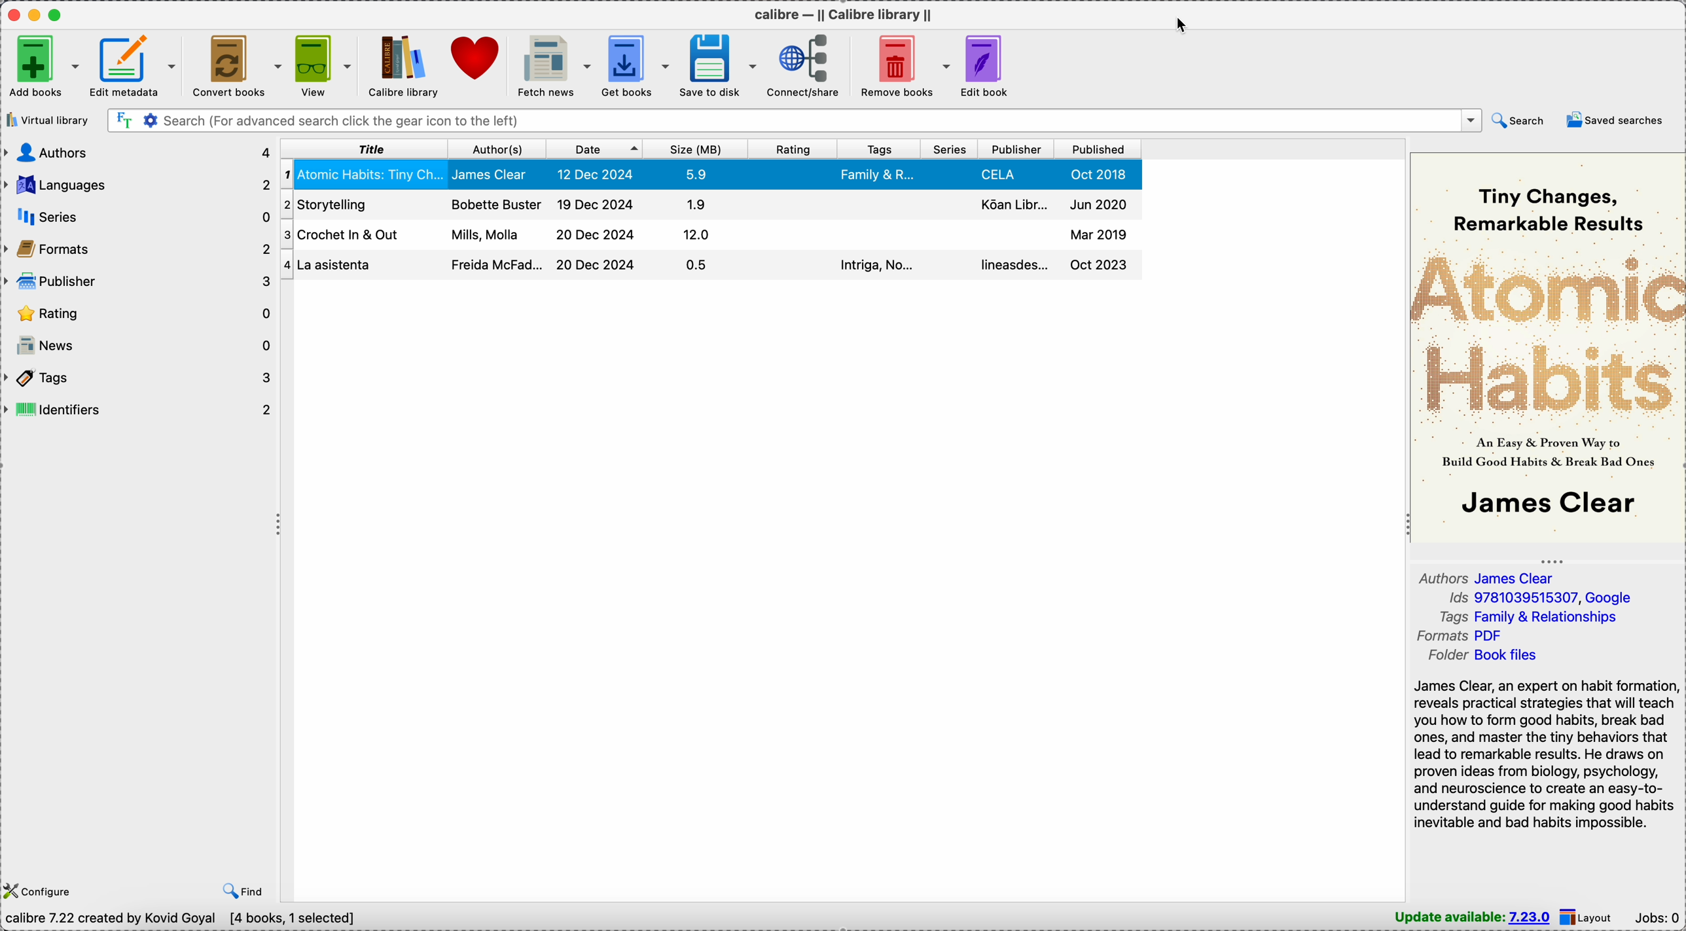 Image resolution: width=1686 pixels, height=931 pixels. I want to click on author(s), so click(495, 150).